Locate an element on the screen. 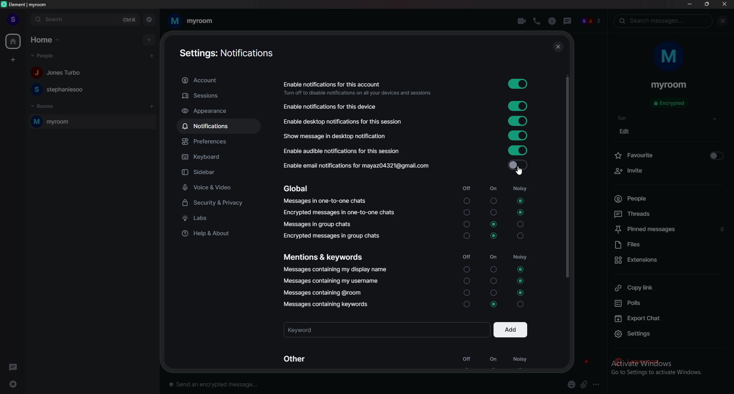 The height and width of the screenshot is (394, 734). people is located at coordinates (46, 56).